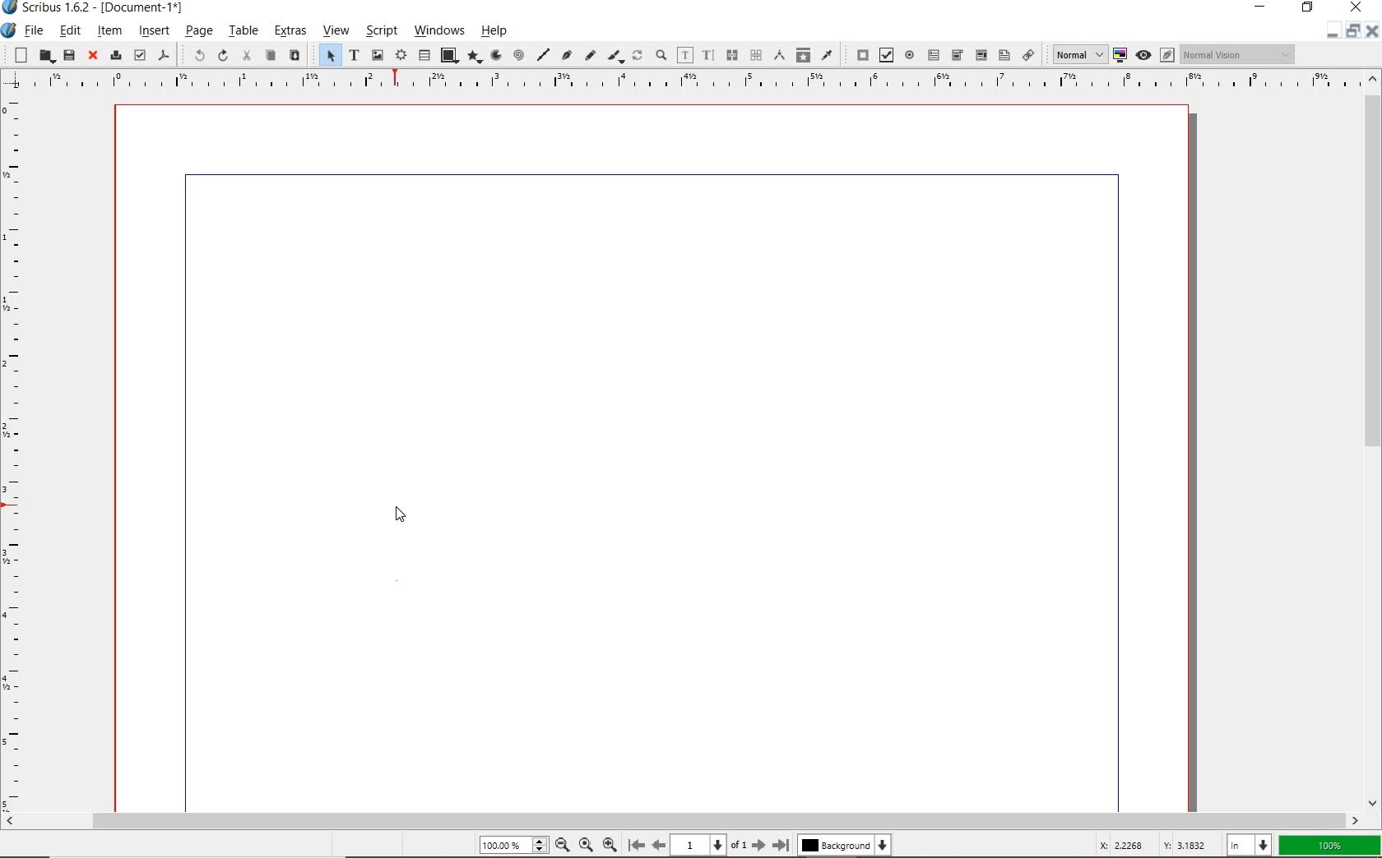 This screenshot has width=1382, height=858. What do you see at coordinates (1370, 33) in the screenshot?
I see `Close` at bounding box center [1370, 33].